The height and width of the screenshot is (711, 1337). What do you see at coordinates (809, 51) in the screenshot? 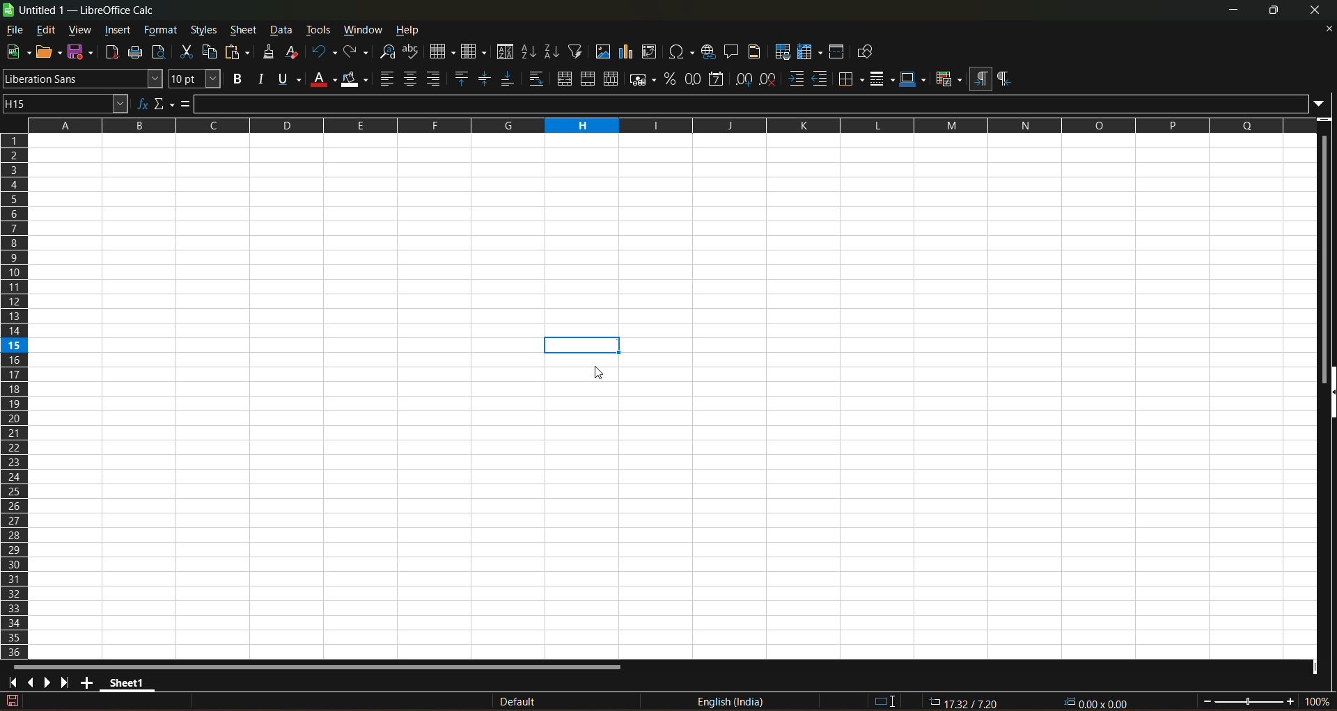
I see `freeze rows and columns` at bounding box center [809, 51].